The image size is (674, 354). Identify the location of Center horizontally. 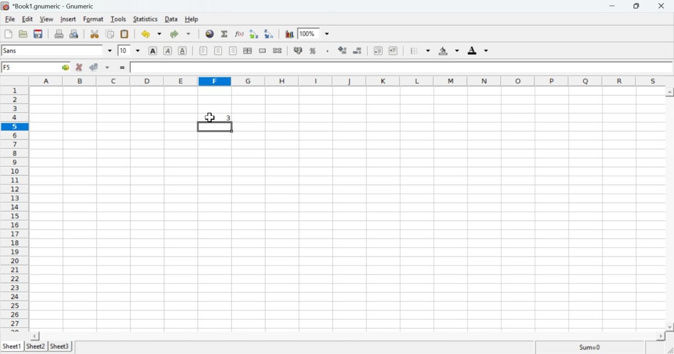
(219, 51).